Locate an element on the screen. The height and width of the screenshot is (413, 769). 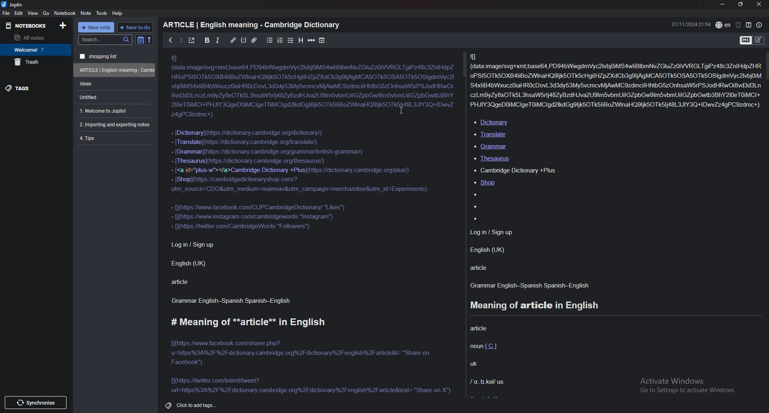
go is located at coordinates (46, 13).